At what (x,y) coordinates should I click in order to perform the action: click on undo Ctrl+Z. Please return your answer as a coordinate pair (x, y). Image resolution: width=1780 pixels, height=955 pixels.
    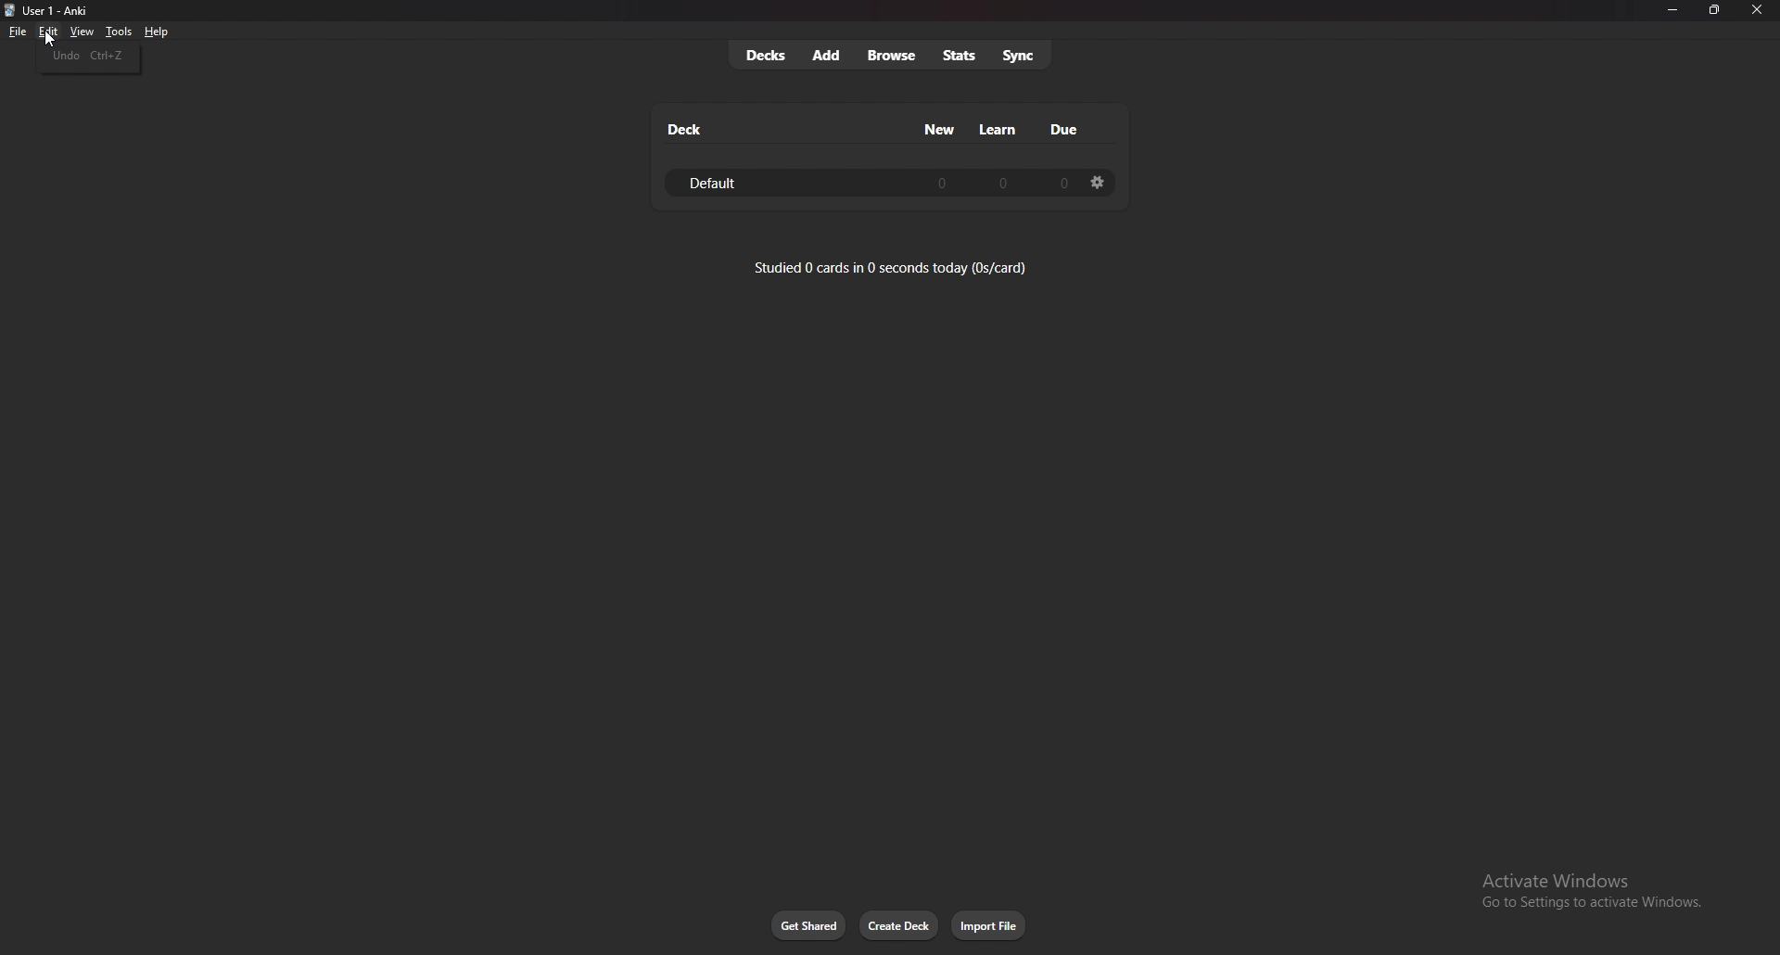
    Looking at the image, I should click on (89, 57).